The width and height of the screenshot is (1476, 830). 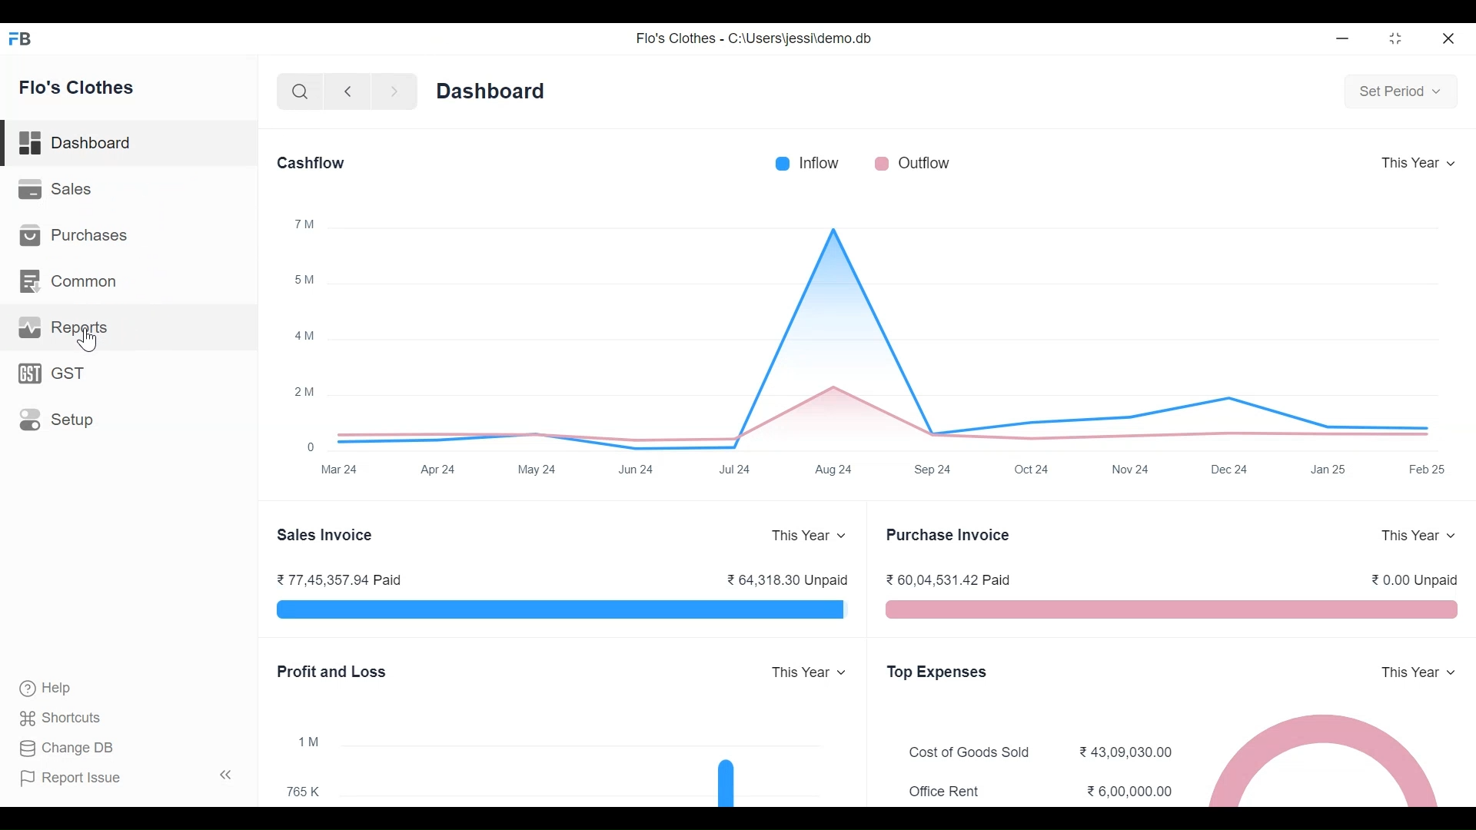 What do you see at coordinates (923, 162) in the screenshot?
I see `Outflow` at bounding box center [923, 162].